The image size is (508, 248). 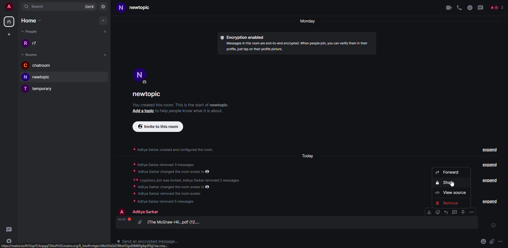 What do you see at coordinates (309, 156) in the screenshot?
I see `today` at bounding box center [309, 156].